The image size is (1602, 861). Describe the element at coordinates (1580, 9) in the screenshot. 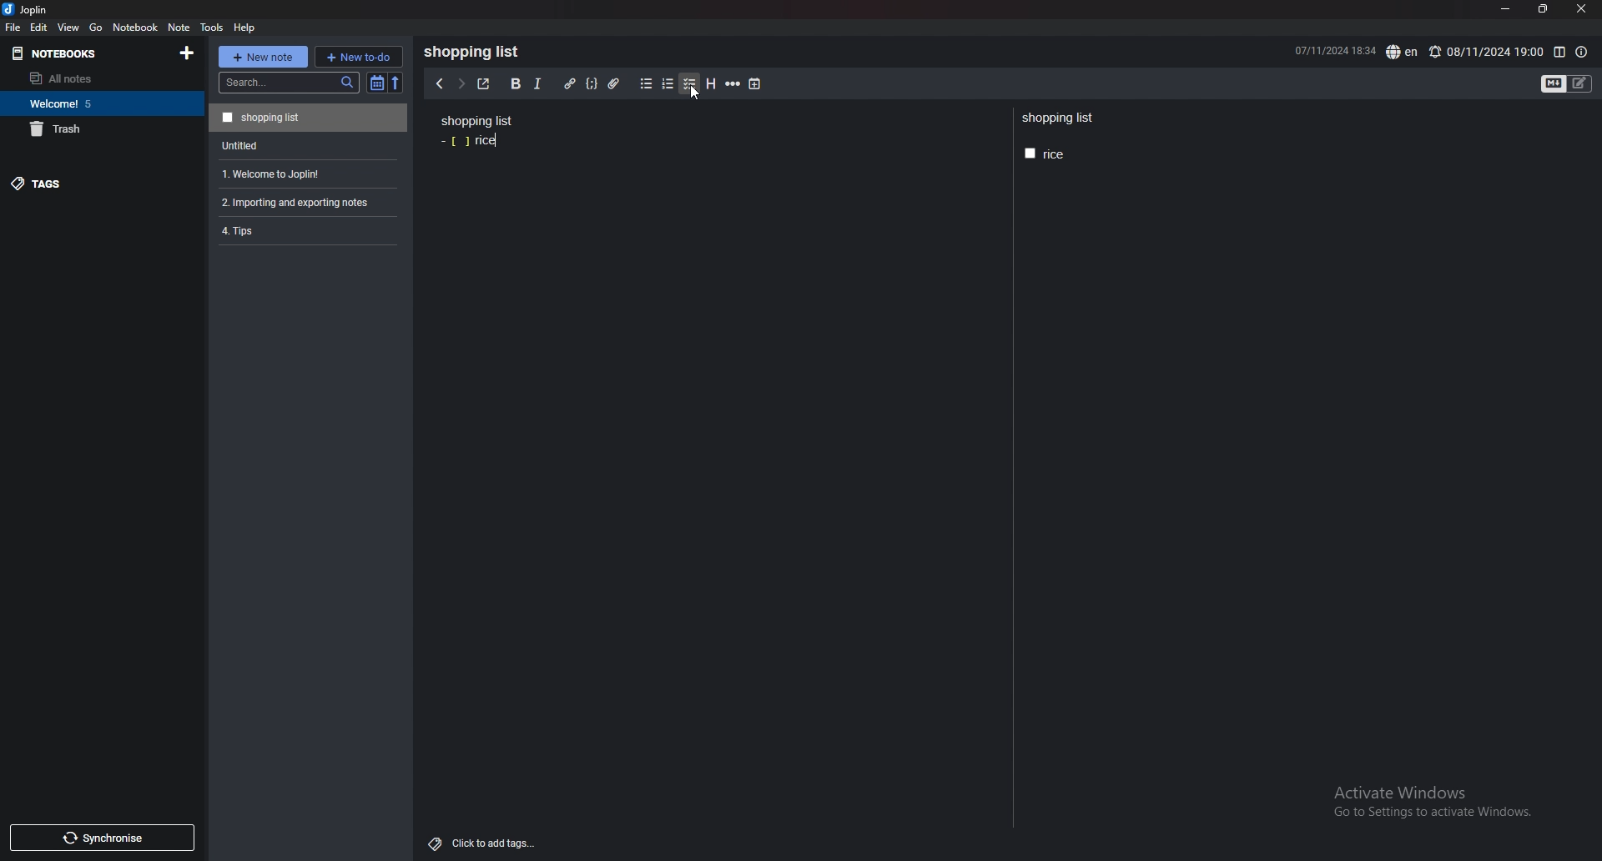

I see `close` at that location.